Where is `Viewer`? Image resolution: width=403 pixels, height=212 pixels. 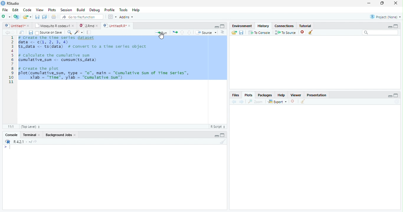 Viewer is located at coordinates (295, 96).